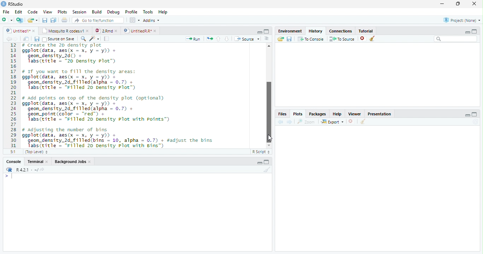 The image size is (483, 254). I want to click on 5:1, so click(12, 152).